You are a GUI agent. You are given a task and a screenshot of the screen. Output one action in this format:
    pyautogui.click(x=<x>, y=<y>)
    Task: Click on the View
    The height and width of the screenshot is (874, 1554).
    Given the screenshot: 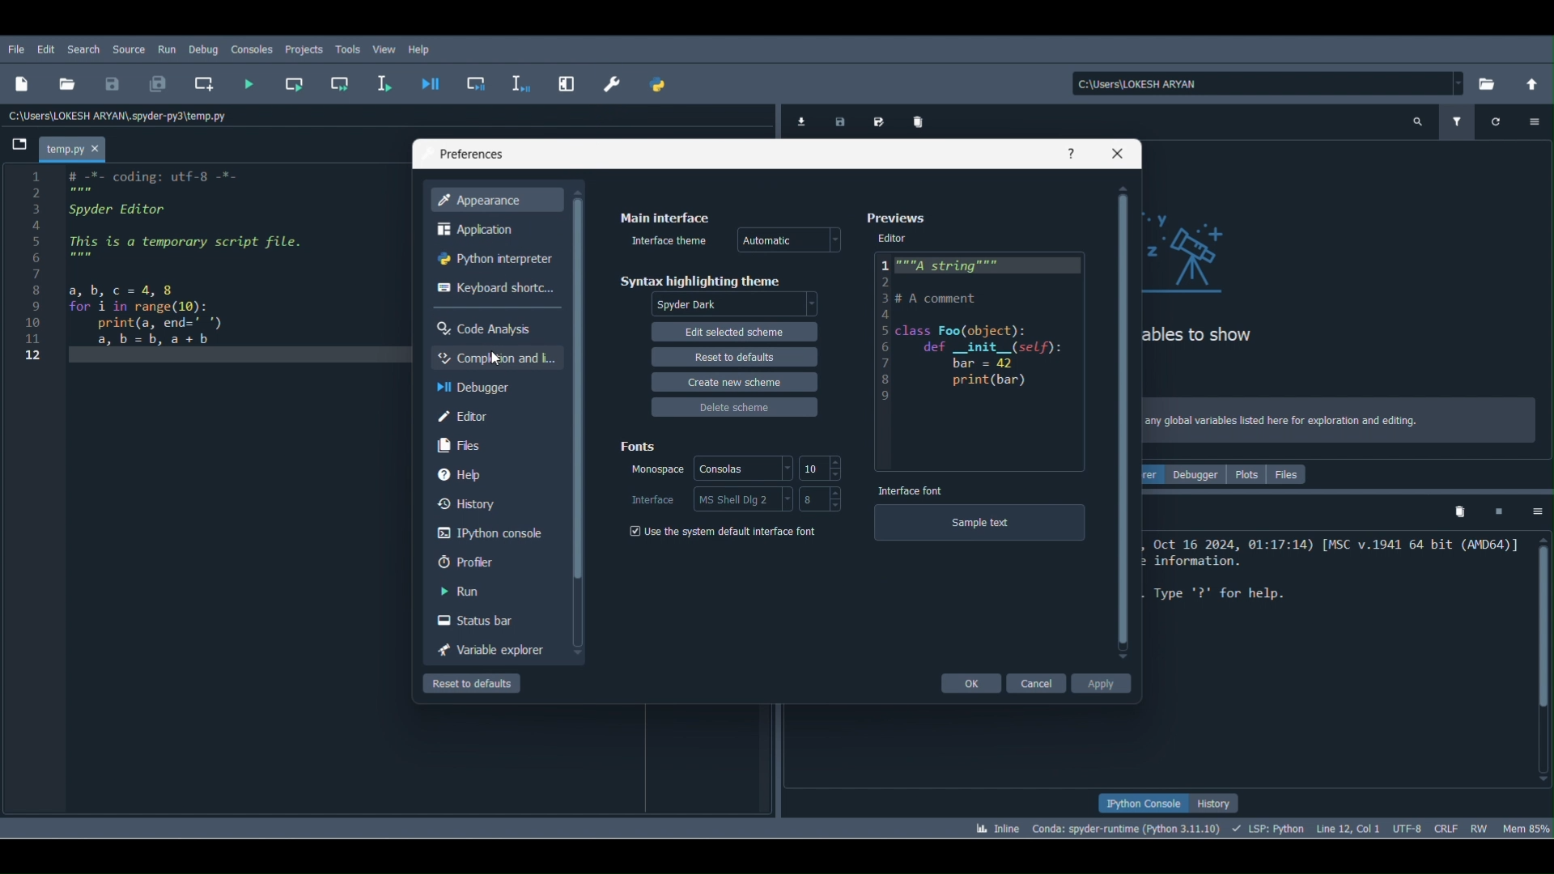 What is the action you would take?
    pyautogui.click(x=384, y=48)
    